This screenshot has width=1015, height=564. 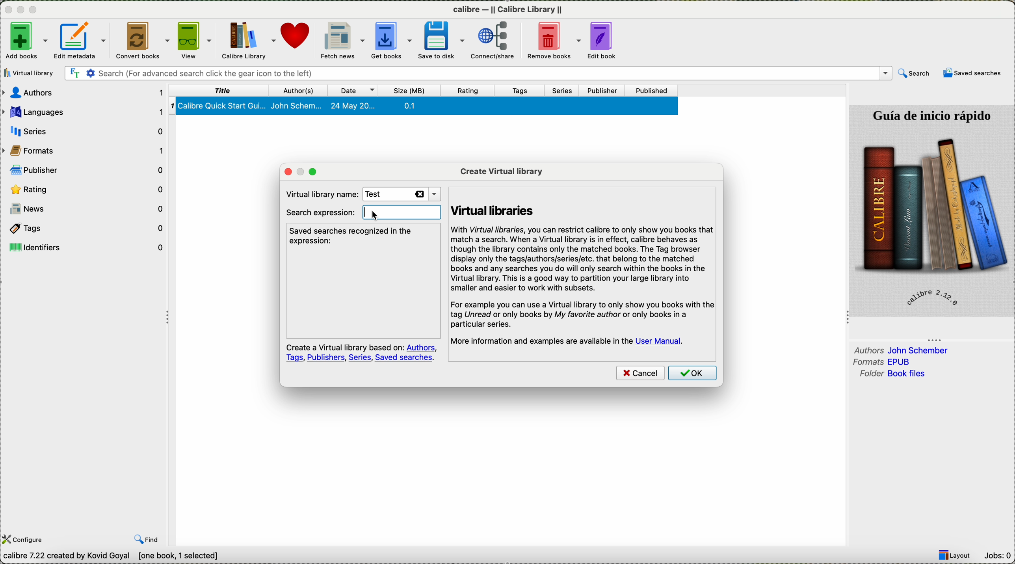 What do you see at coordinates (284, 171) in the screenshot?
I see `close popup` at bounding box center [284, 171].